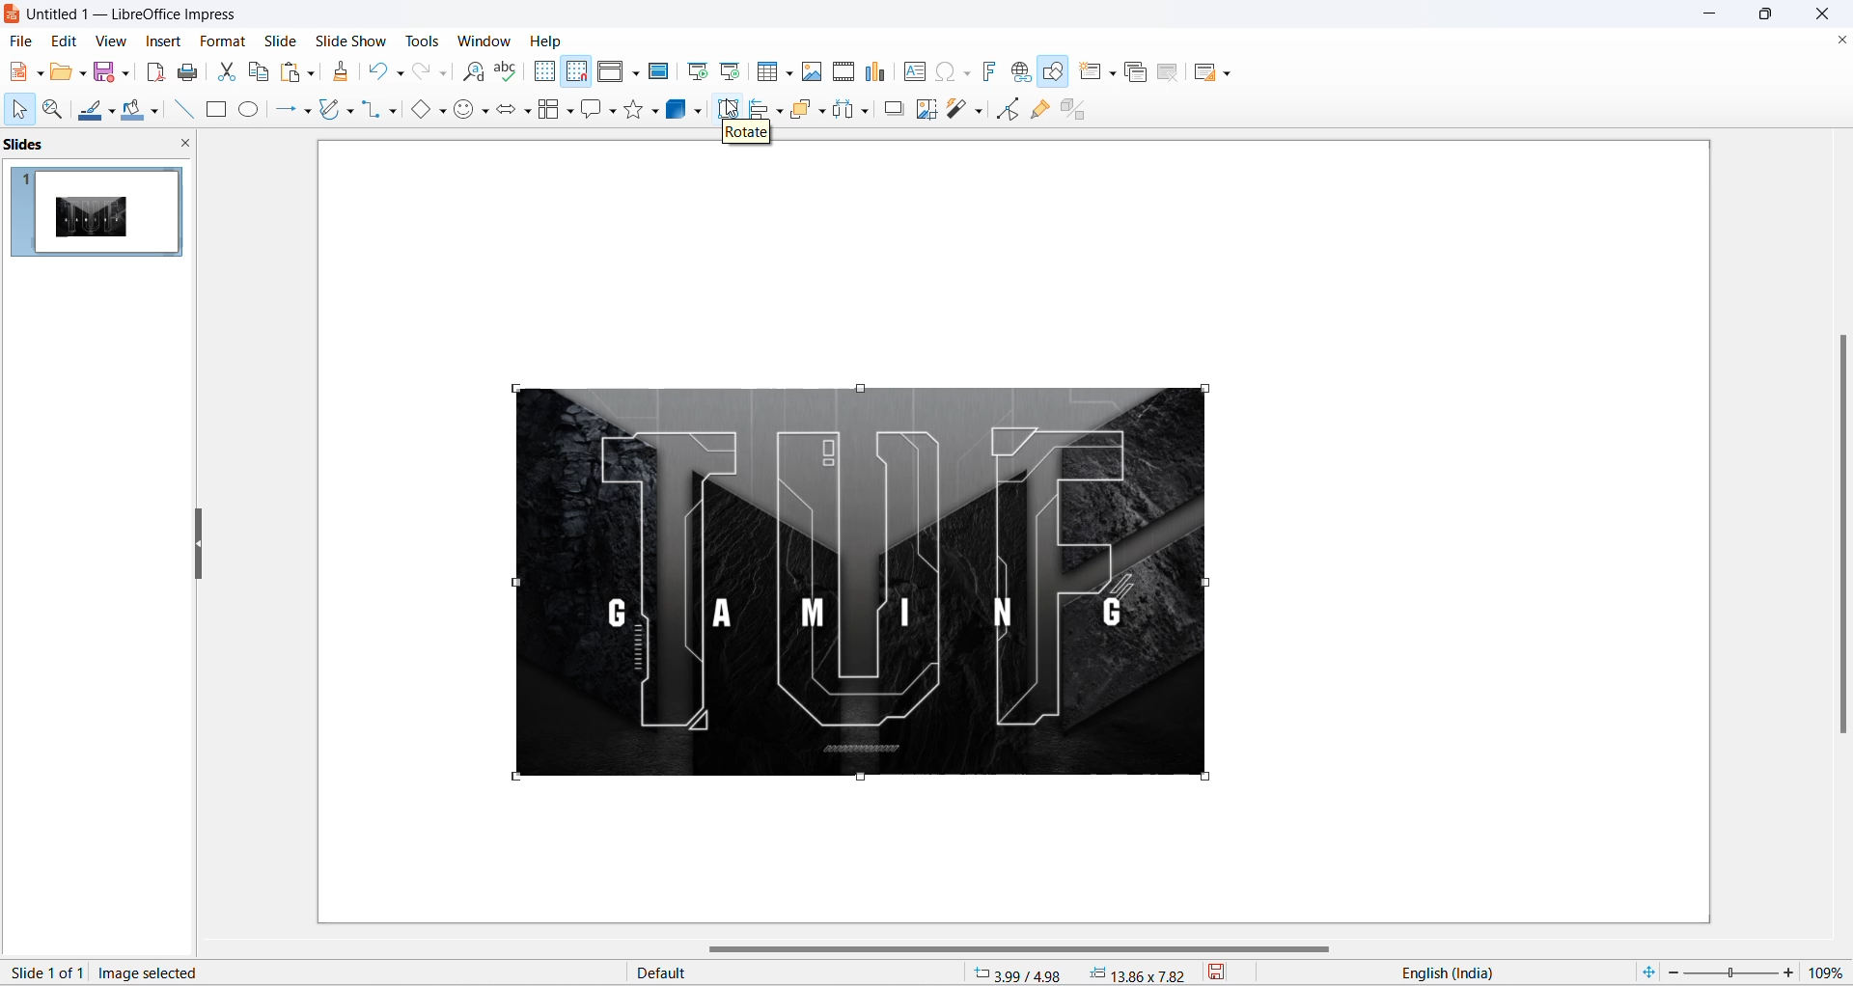  I want to click on rectangle, so click(216, 111).